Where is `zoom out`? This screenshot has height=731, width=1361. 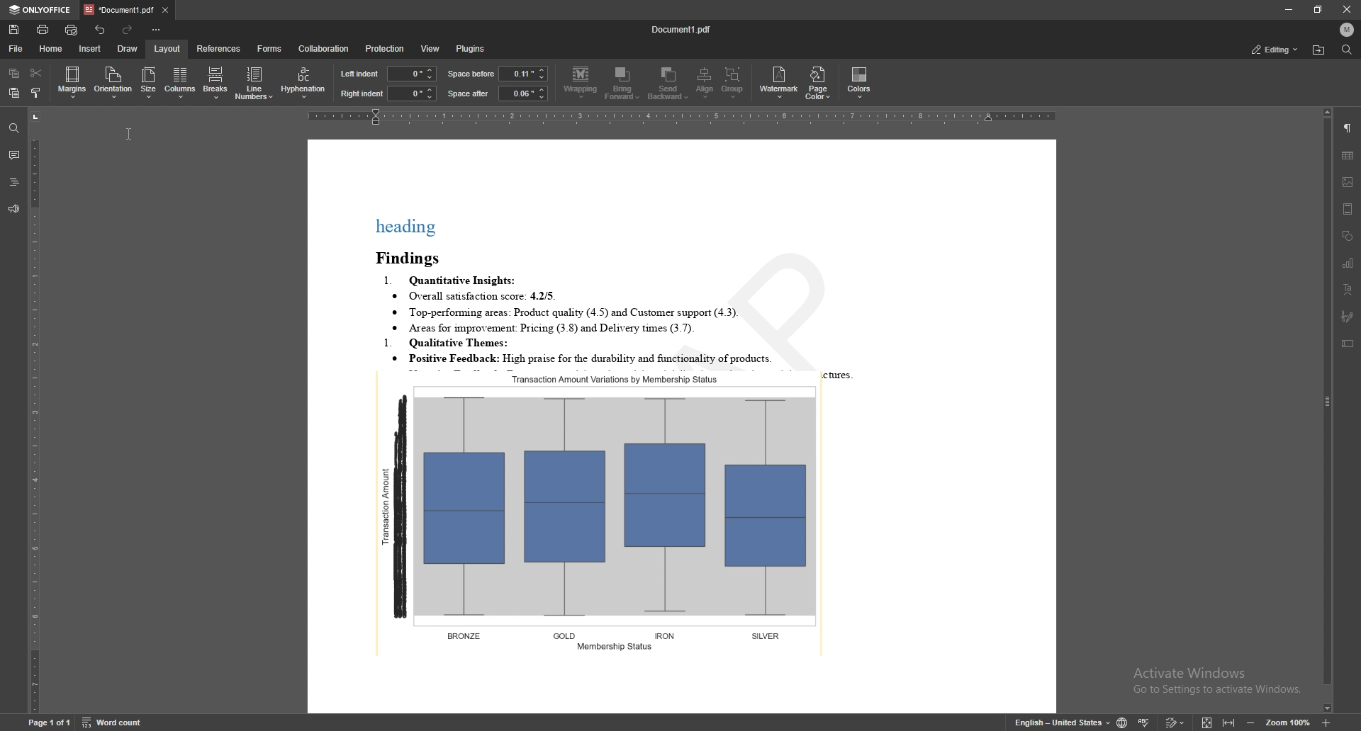
zoom out is located at coordinates (1250, 722).